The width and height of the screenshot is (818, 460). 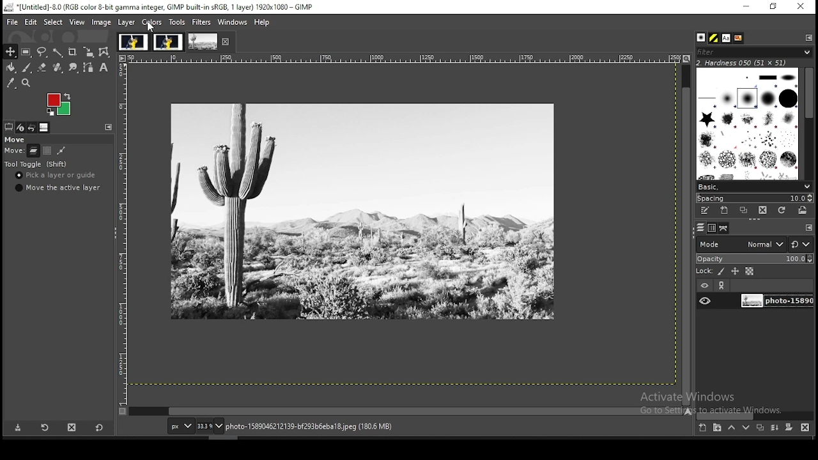 What do you see at coordinates (90, 52) in the screenshot?
I see `scale tool` at bounding box center [90, 52].